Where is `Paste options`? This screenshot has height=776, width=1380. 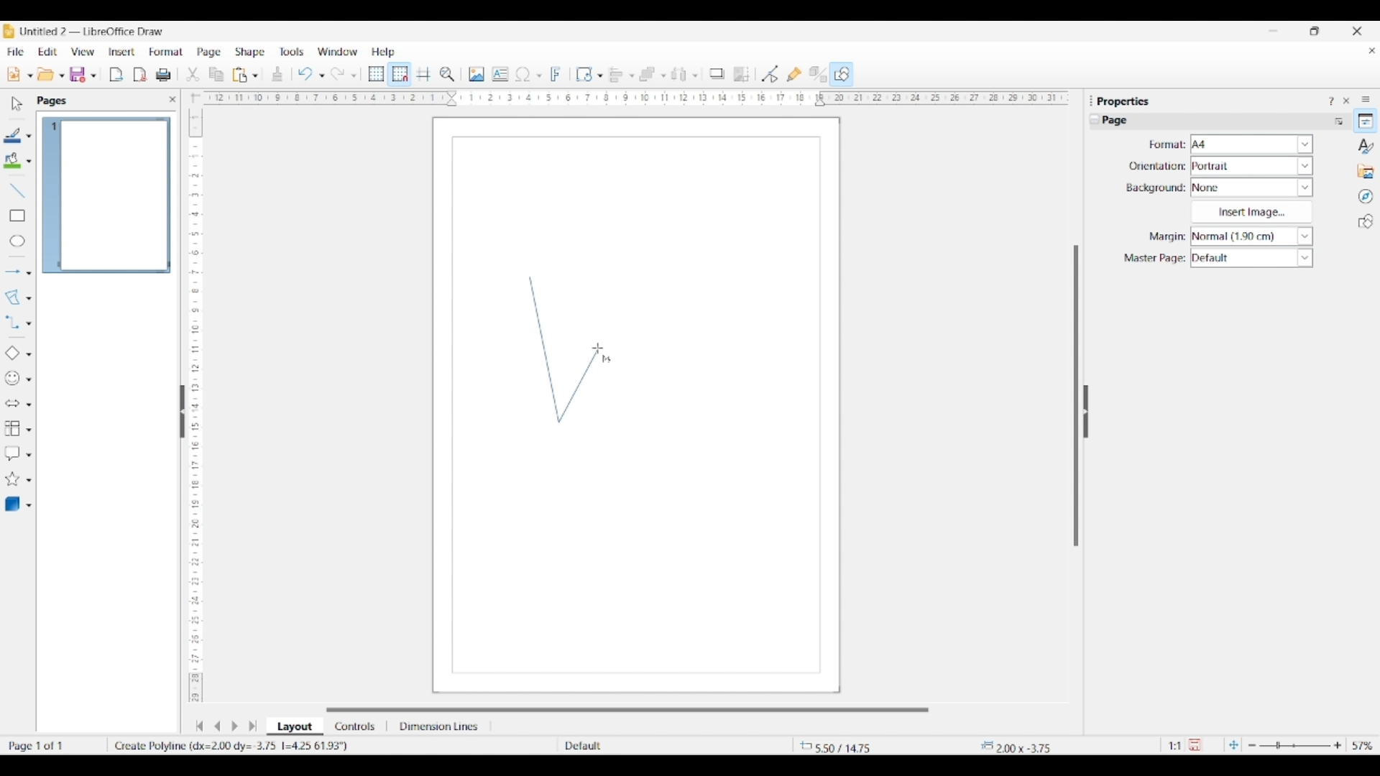 Paste options is located at coordinates (255, 75).